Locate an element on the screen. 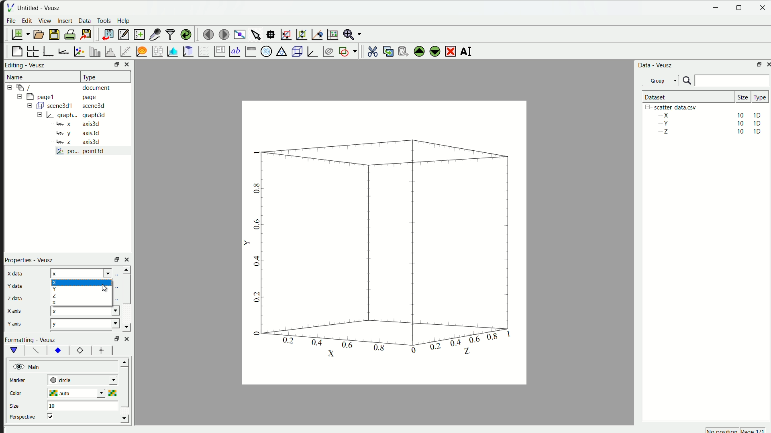 The width and height of the screenshot is (771, 433). size is located at coordinates (740, 95).